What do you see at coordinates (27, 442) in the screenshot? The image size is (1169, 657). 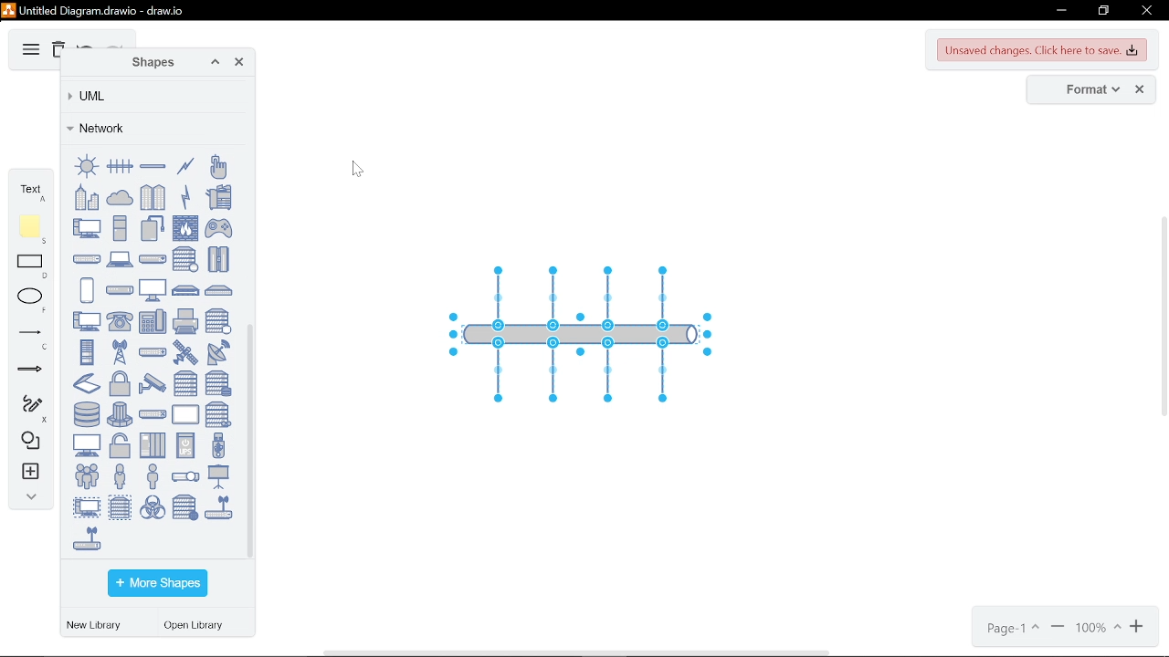 I see `shapes` at bounding box center [27, 442].